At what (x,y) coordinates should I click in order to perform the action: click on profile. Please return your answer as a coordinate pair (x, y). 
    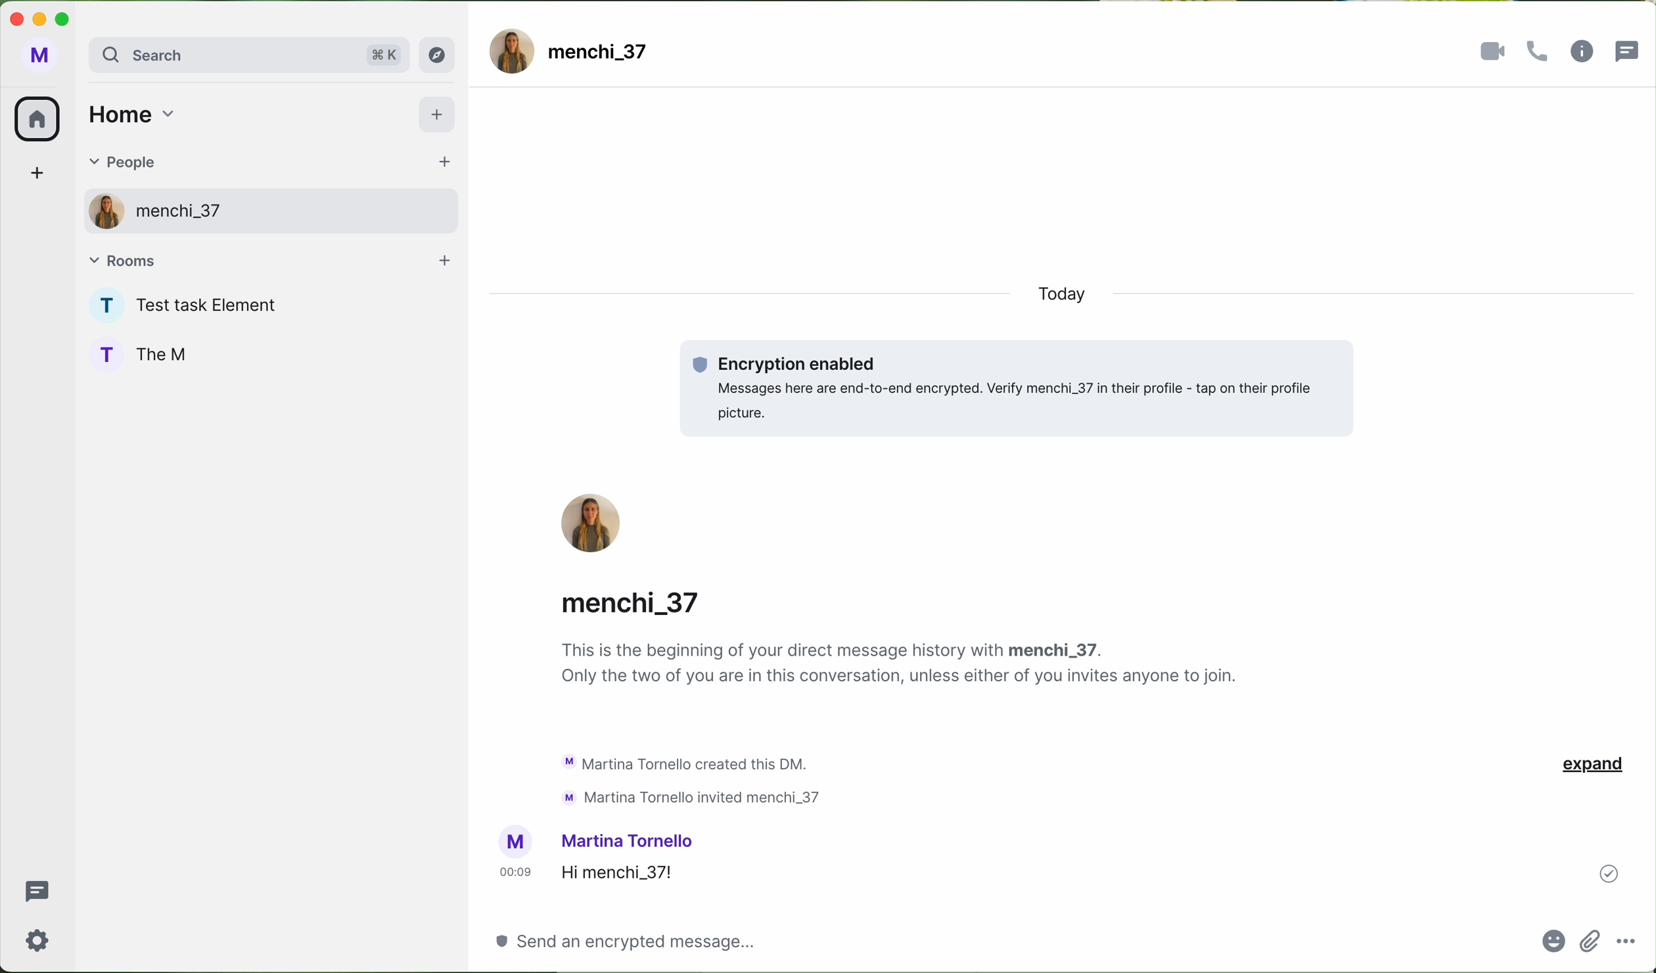
    Looking at the image, I should click on (101, 211).